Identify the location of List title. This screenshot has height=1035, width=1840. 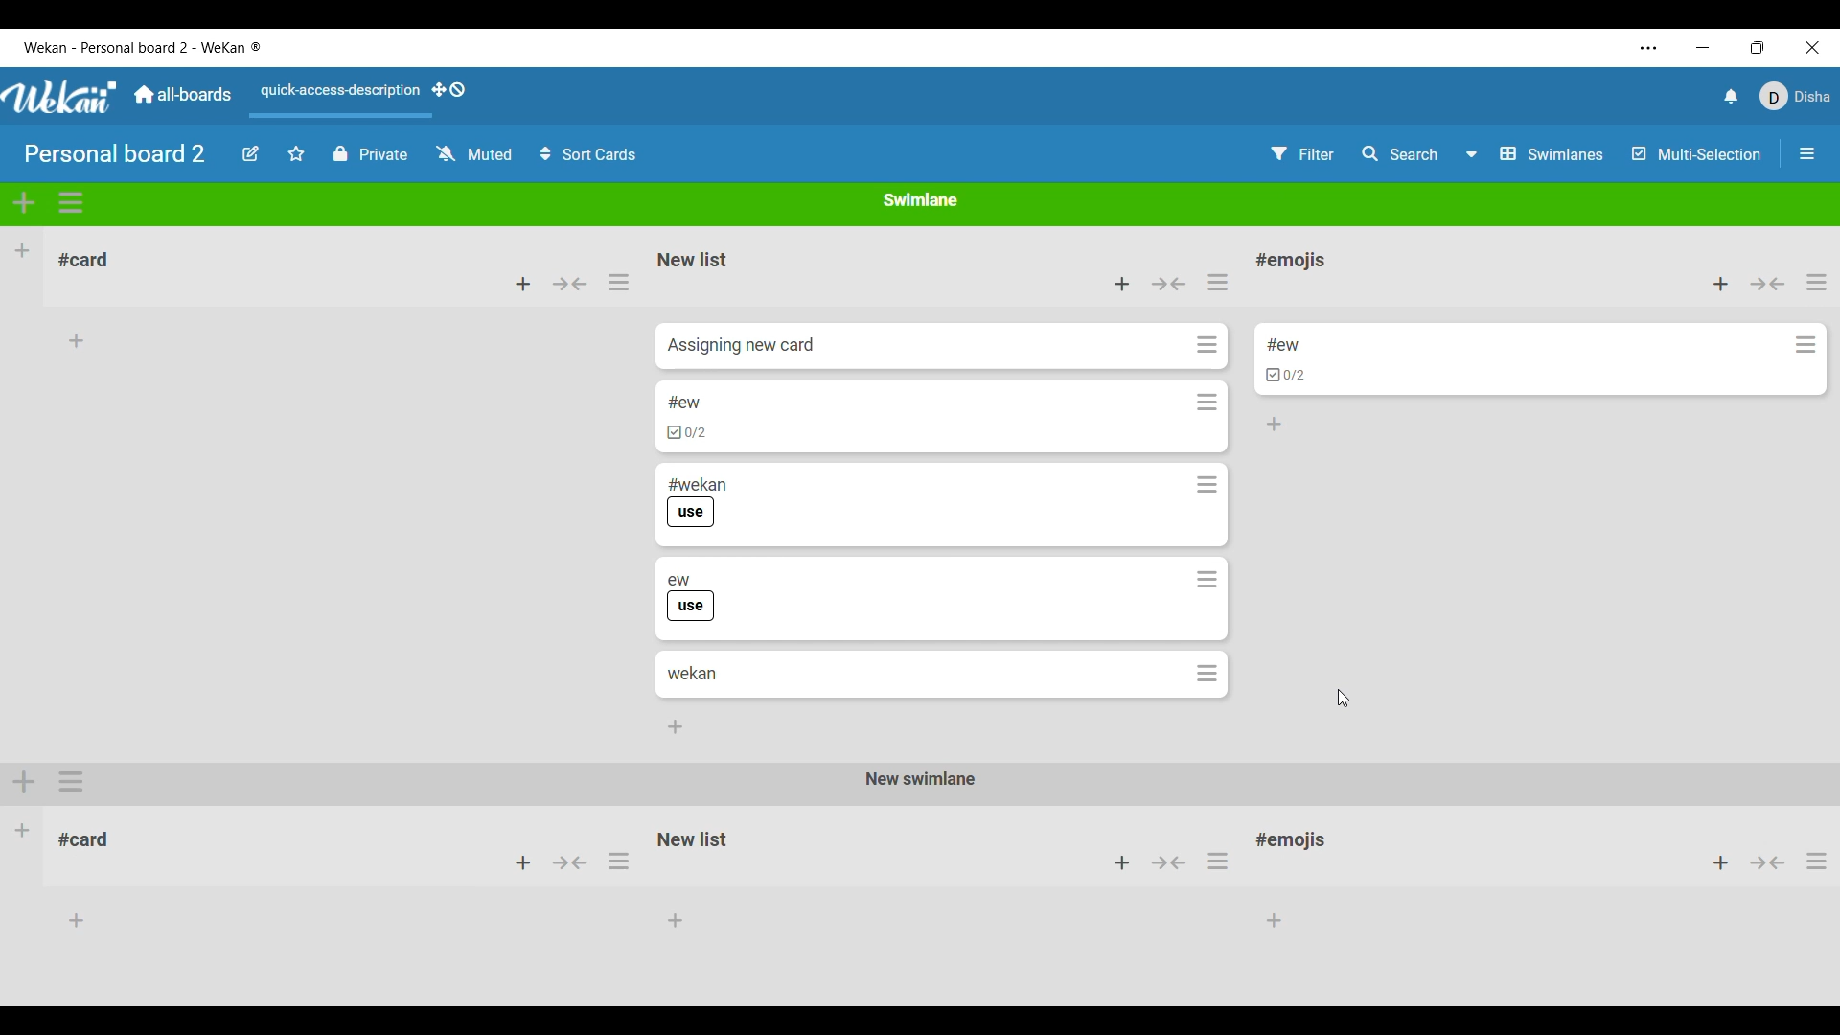
(1291, 261).